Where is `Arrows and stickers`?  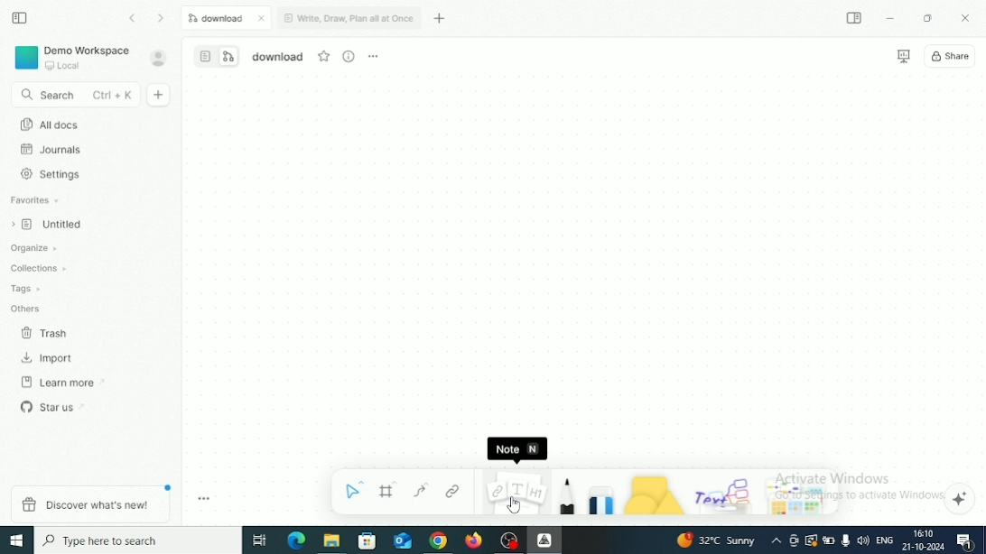
Arrows and stickers is located at coordinates (799, 495).